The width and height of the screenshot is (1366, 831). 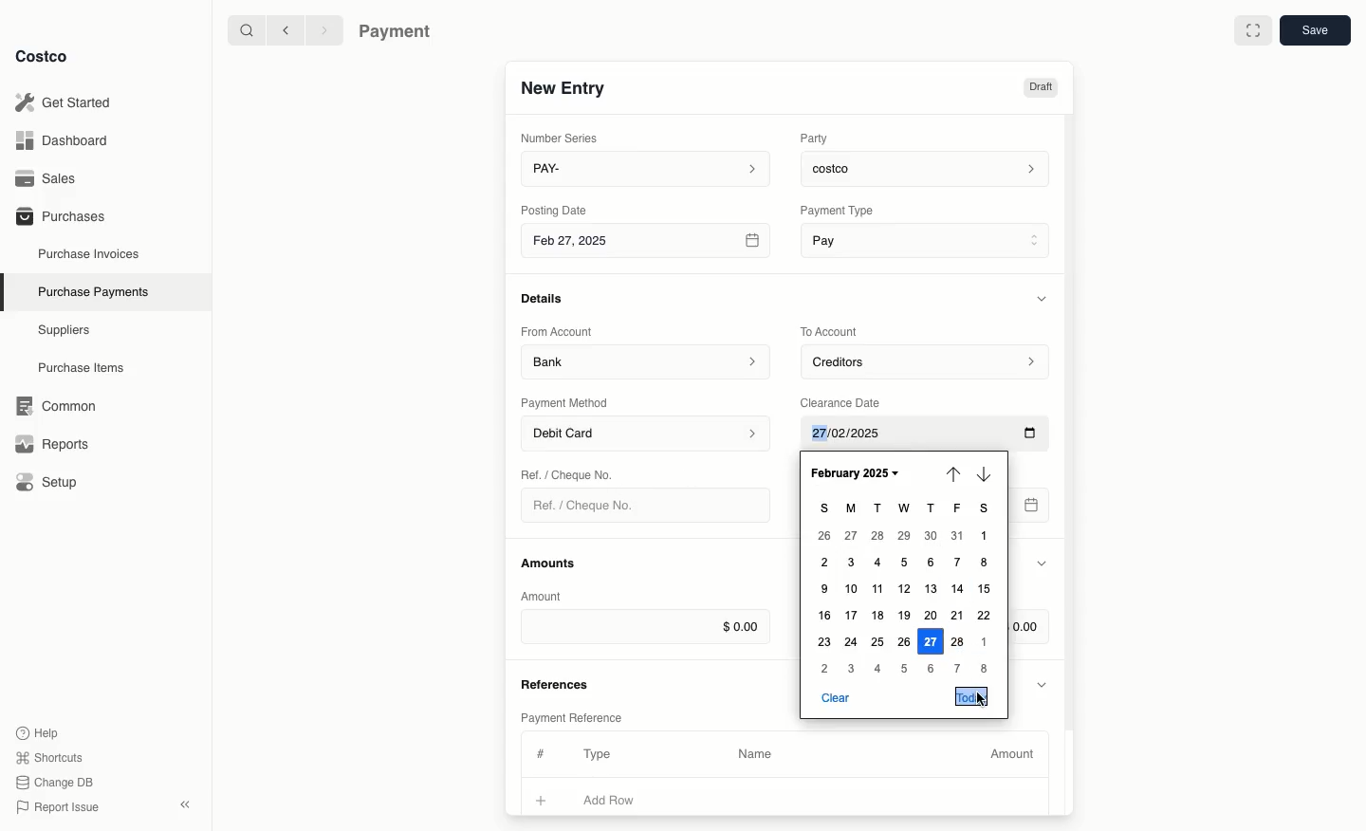 What do you see at coordinates (818, 138) in the screenshot?
I see `Party` at bounding box center [818, 138].